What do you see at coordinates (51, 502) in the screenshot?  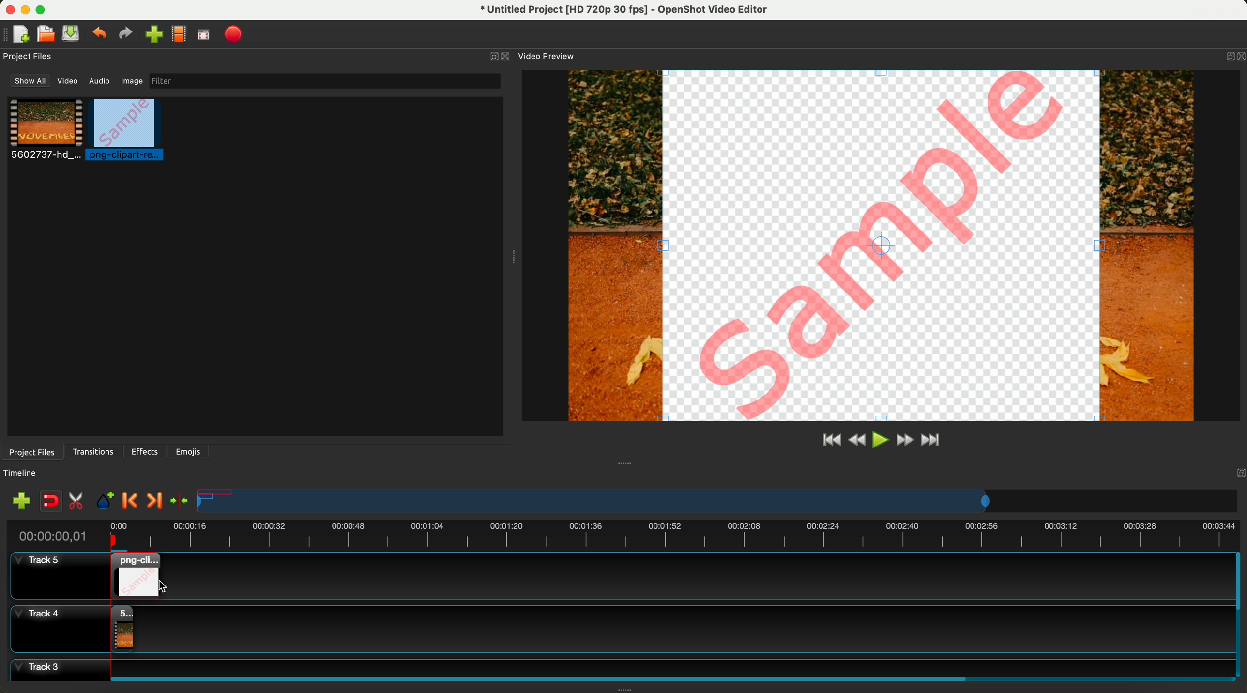 I see `disable snapping` at bounding box center [51, 502].